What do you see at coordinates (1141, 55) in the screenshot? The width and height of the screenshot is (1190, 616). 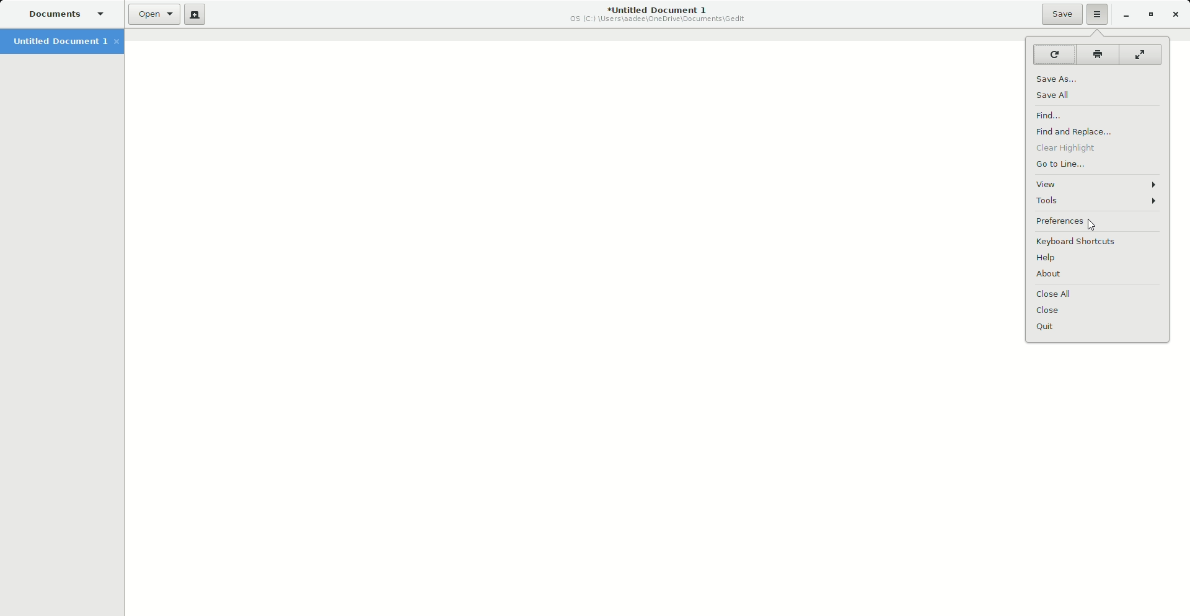 I see `Fullscreen` at bounding box center [1141, 55].